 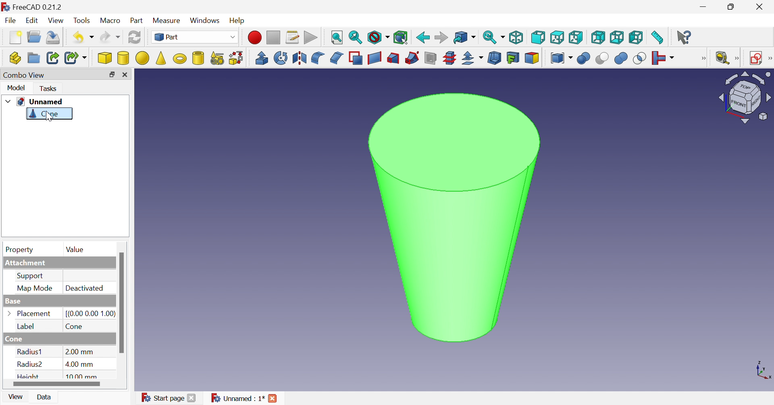 What do you see at coordinates (83, 19) in the screenshot?
I see `Tools` at bounding box center [83, 19].